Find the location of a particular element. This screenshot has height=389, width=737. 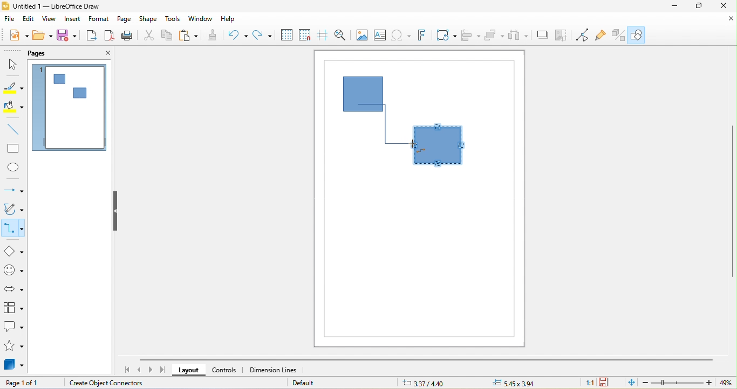

line color is located at coordinates (13, 87).